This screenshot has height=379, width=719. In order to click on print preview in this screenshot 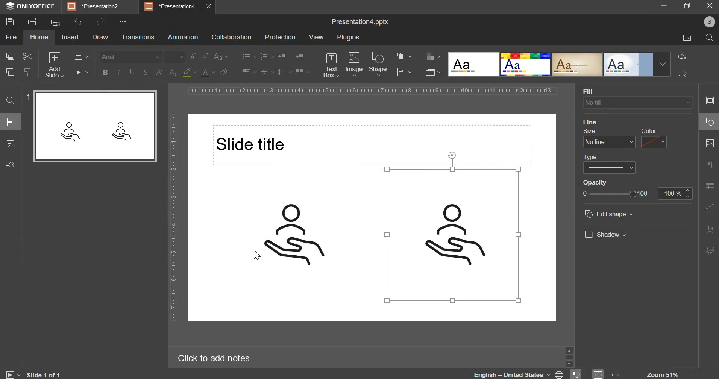, I will do `click(55, 22)`.